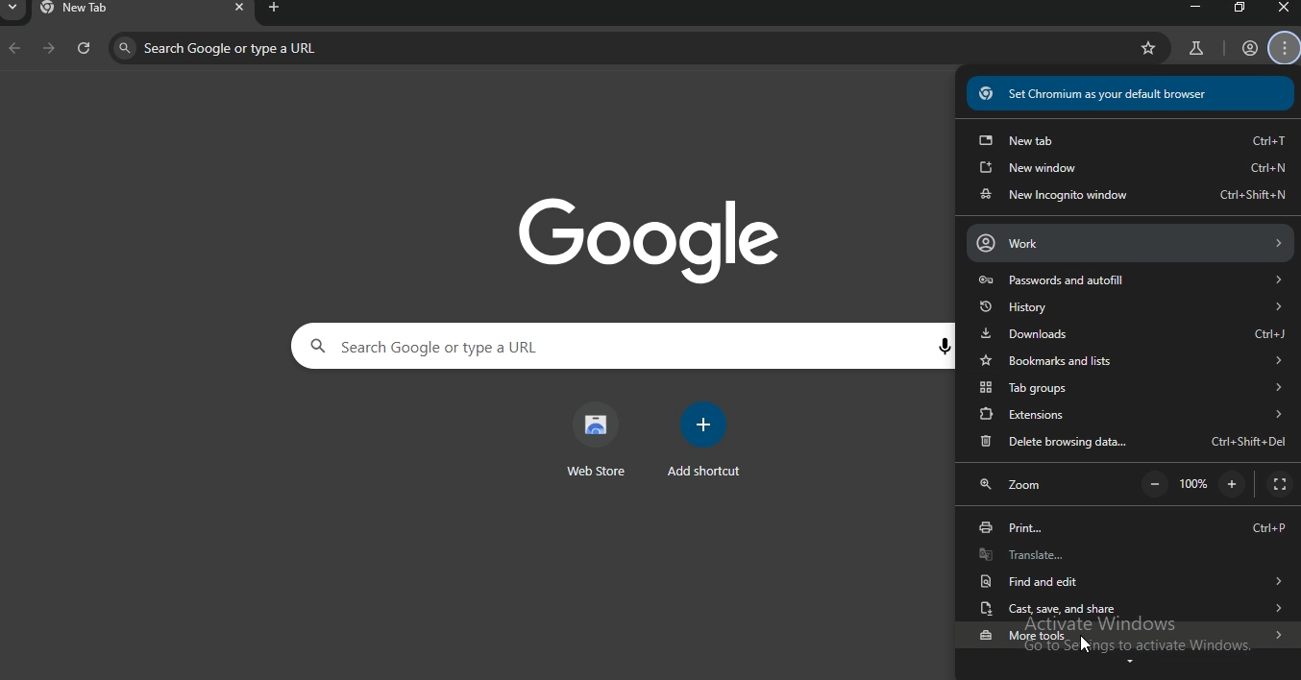  What do you see at coordinates (362, 49) in the screenshot?
I see `search google or type a URL` at bounding box center [362, 49].